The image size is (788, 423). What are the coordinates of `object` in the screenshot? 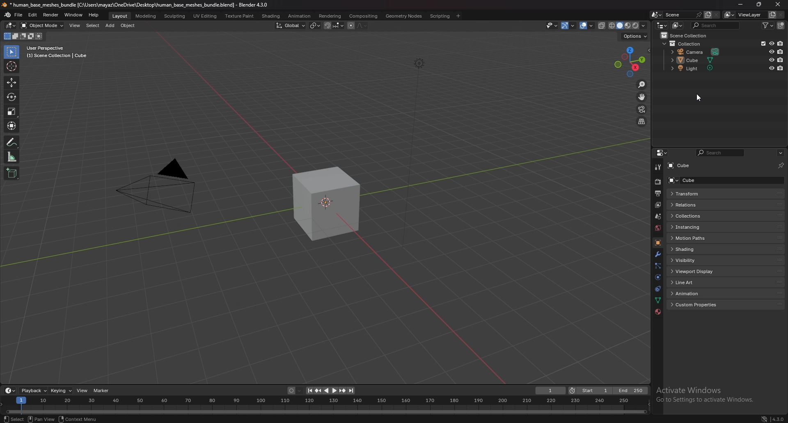 It's located at (128, 25).